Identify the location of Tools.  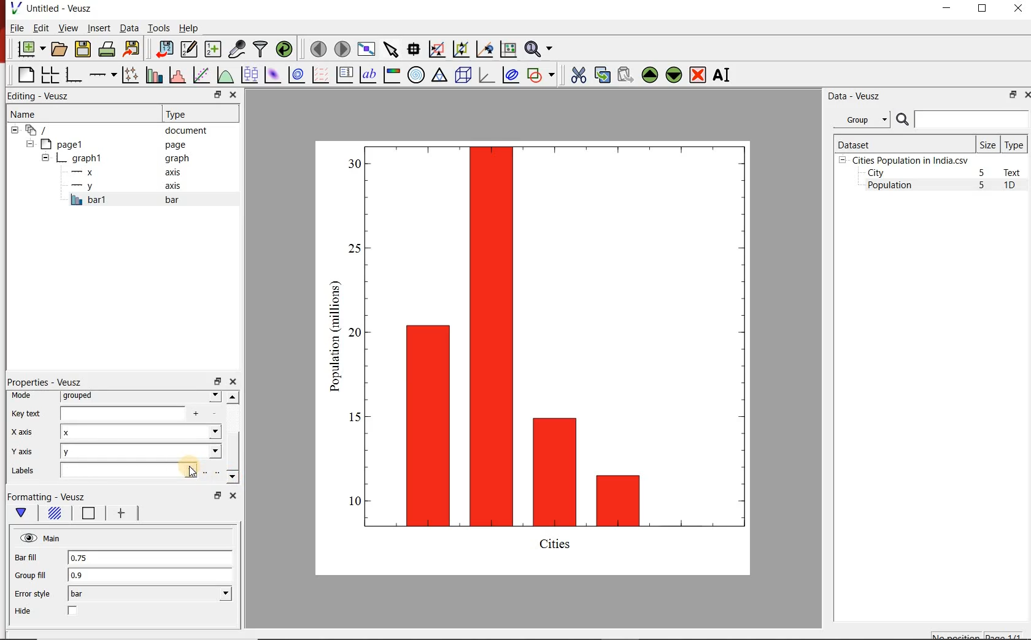
(158, 28).